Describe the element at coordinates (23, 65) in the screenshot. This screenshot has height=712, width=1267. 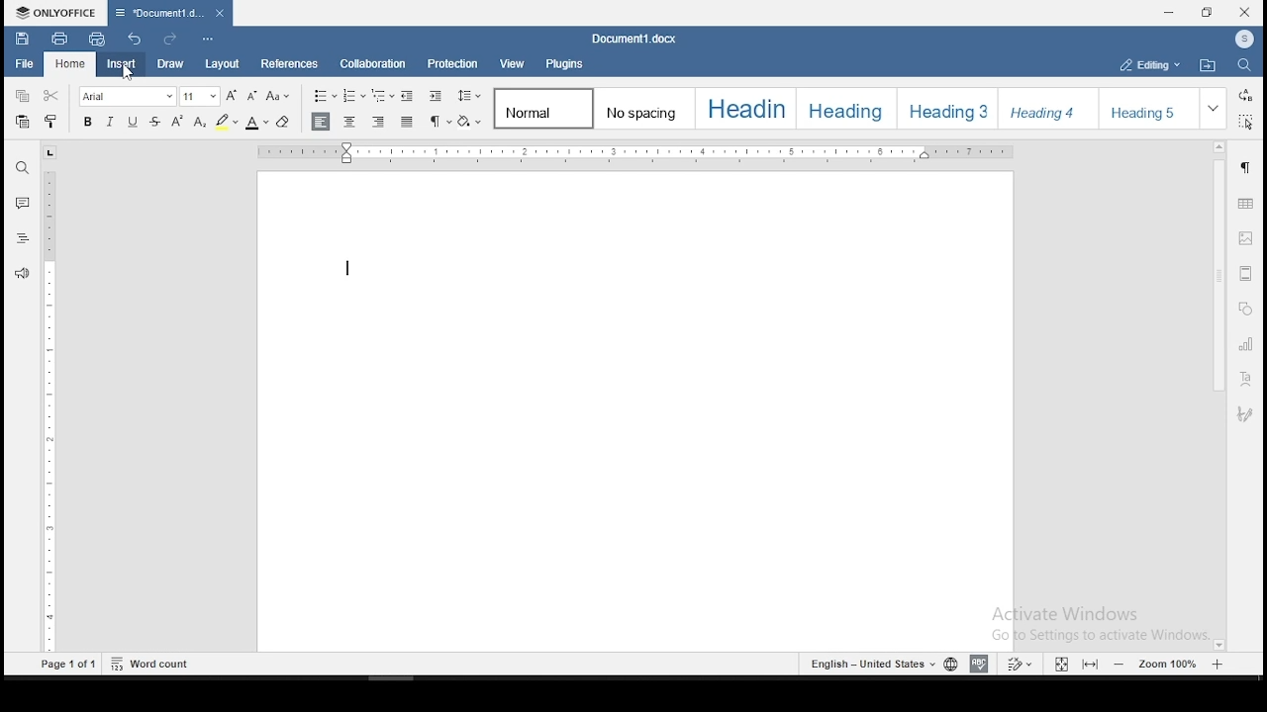
I see `file` at that location.